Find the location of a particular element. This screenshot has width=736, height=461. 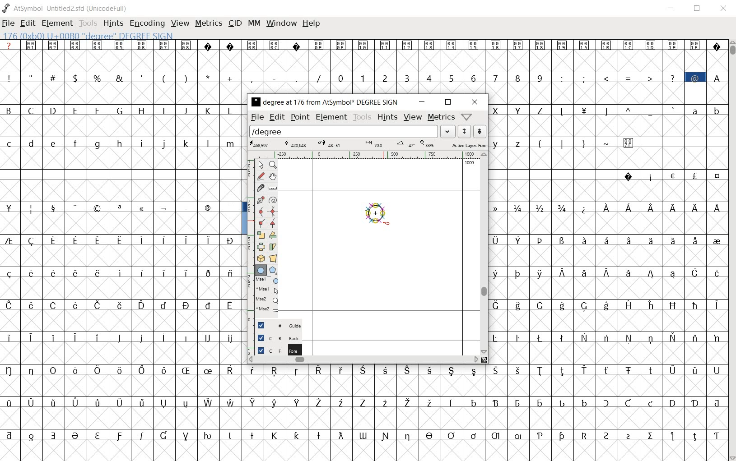

rotate the selection in 3D and project back to plane is located at coordinates (259, 258).